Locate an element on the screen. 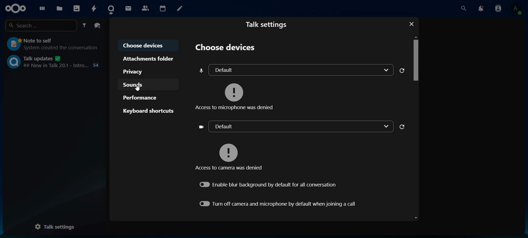  talk settings is located at coordinates (267, 24).